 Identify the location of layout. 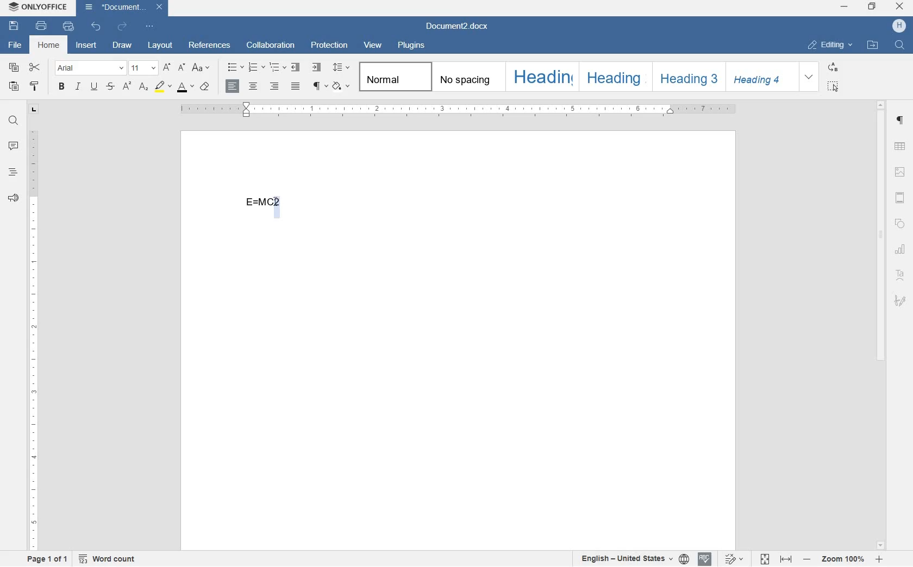
(159, 46).